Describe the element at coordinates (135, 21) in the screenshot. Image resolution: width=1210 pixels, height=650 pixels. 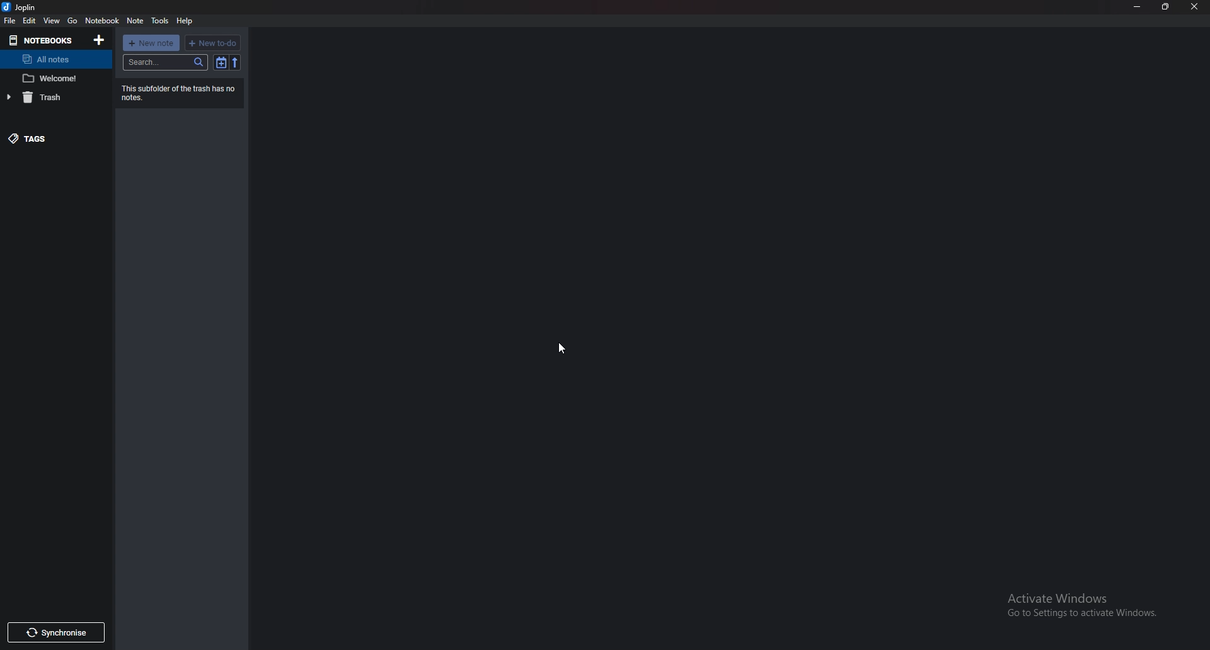
I see `note` at that location.